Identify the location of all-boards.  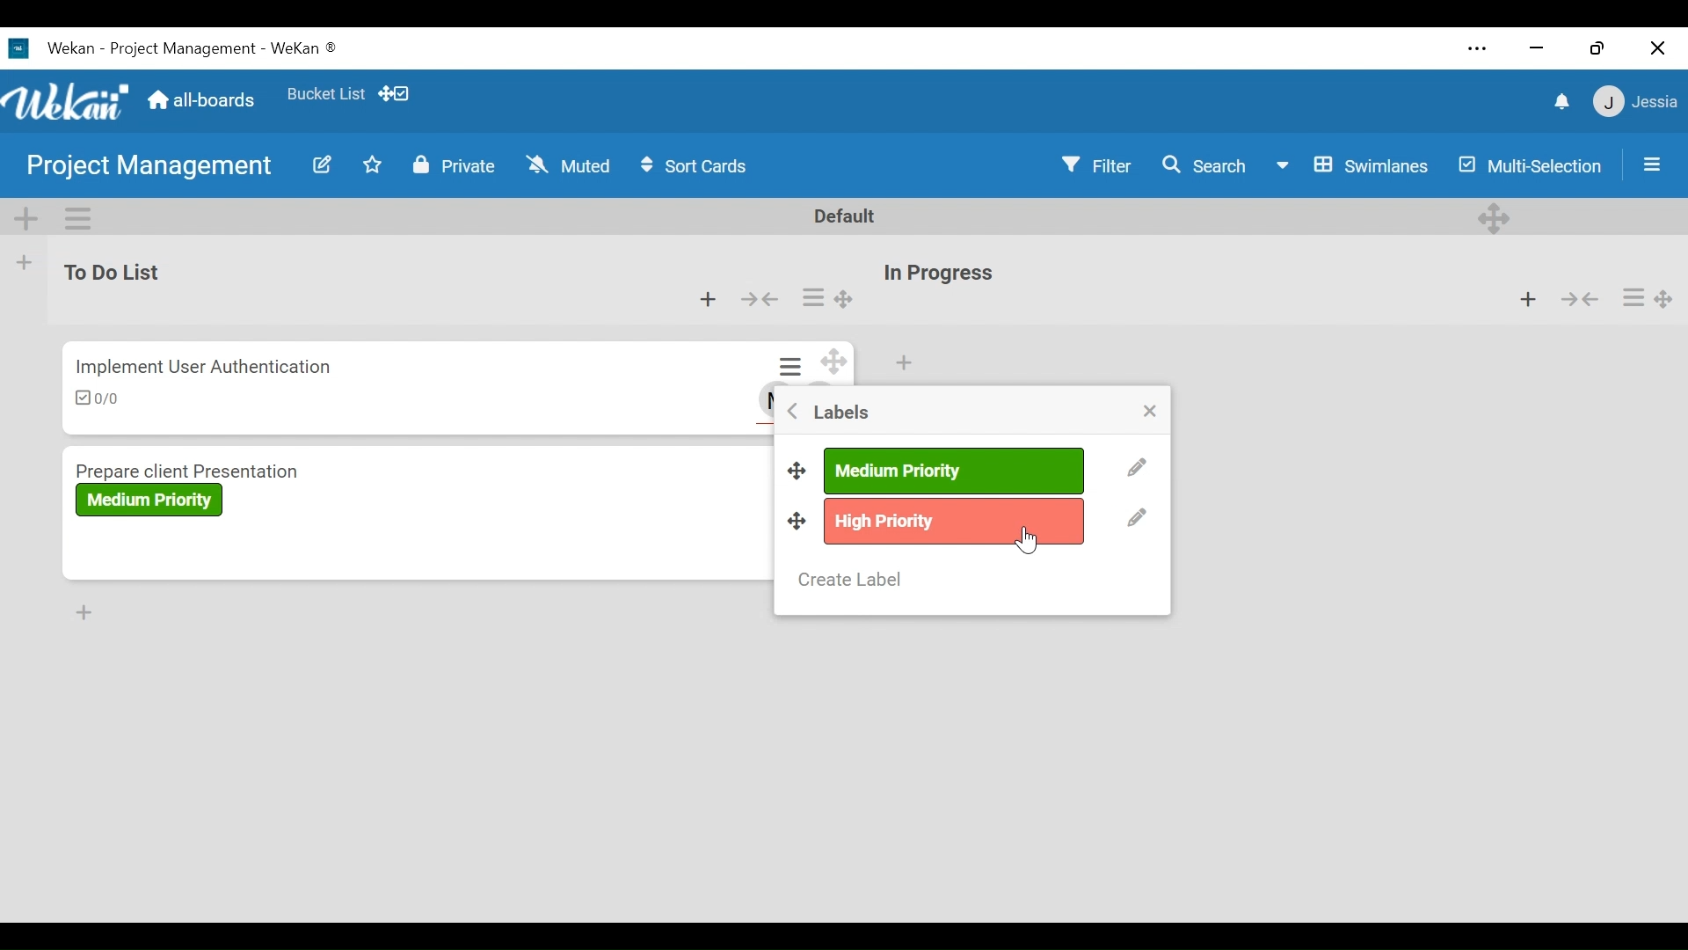
(209, 102).